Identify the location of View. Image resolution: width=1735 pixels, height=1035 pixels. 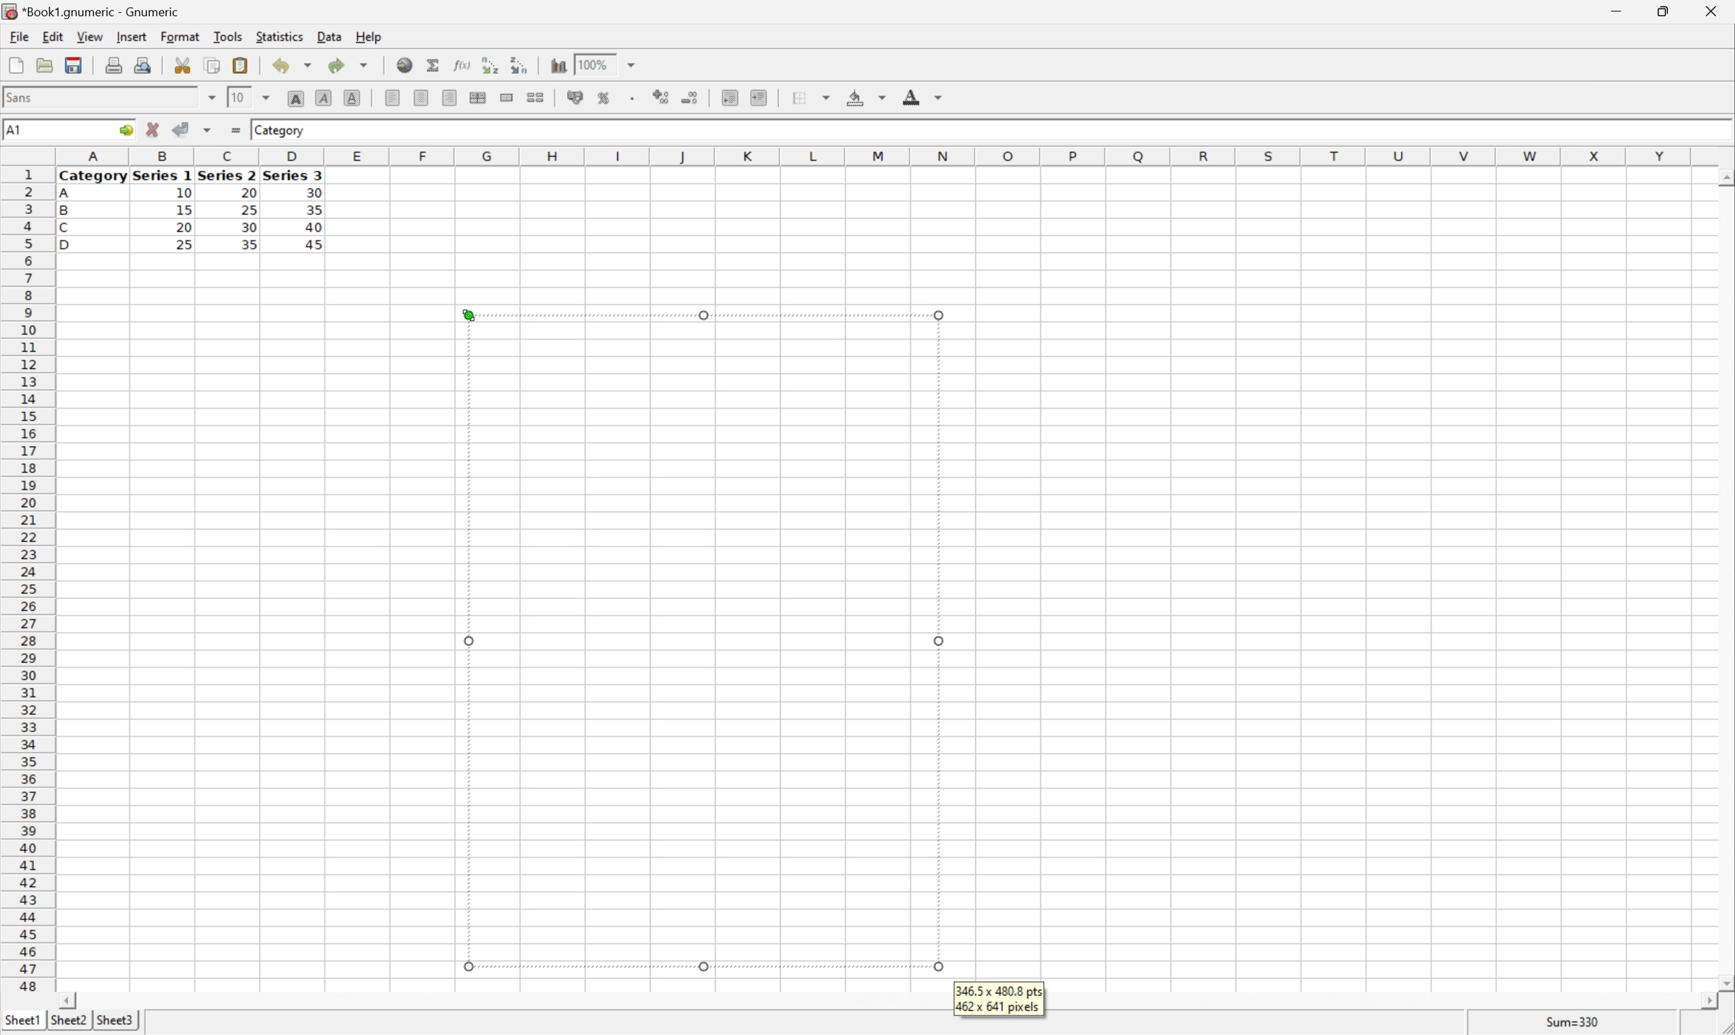
(90, 36).